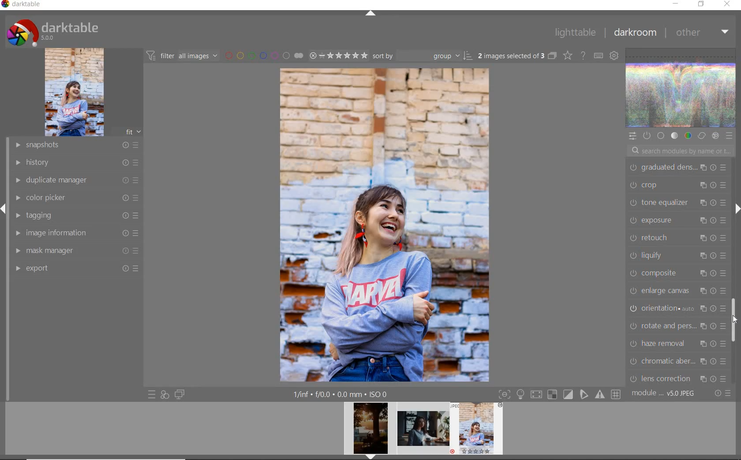 The height and width of the screenshot is (460, 741). Describe the element at coordinates (677, 273) in the screenshot. I see `composite` at that location.